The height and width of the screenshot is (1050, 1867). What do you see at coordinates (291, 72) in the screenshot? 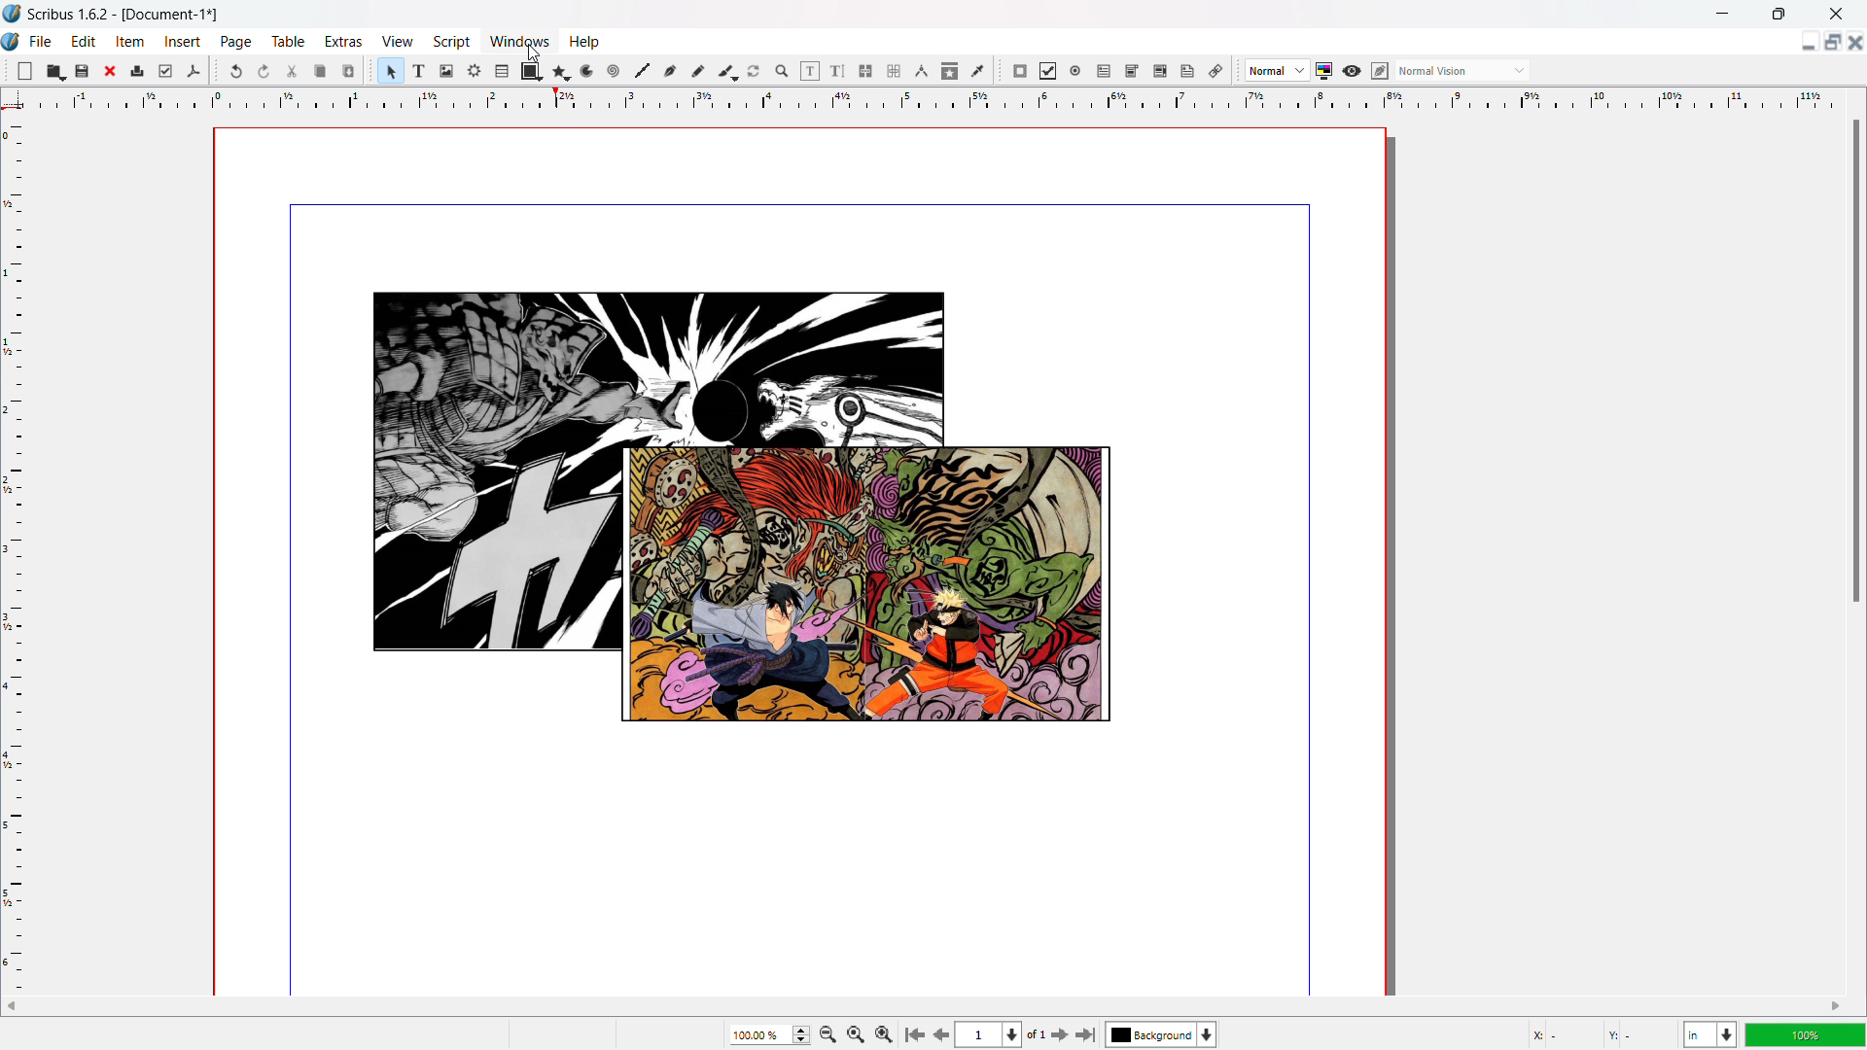
I see `cut` at bounding box center [291, 72].